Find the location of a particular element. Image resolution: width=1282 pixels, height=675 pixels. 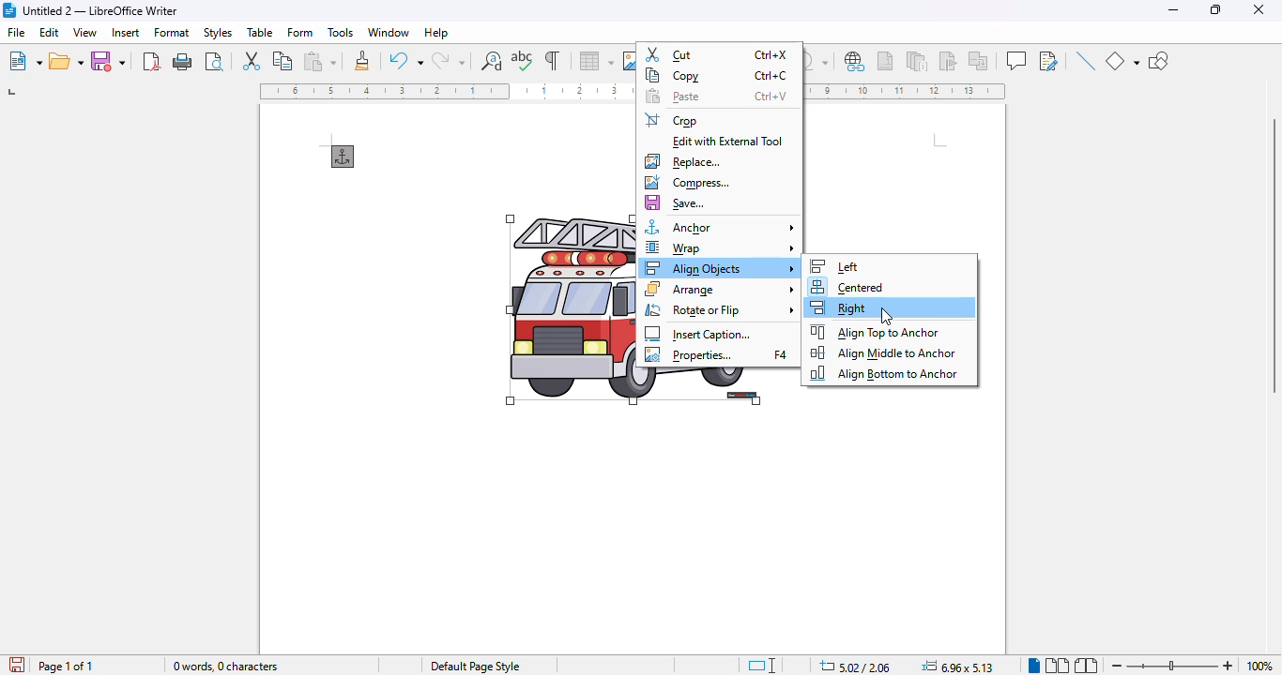

table is located at coordinates (596, 61).